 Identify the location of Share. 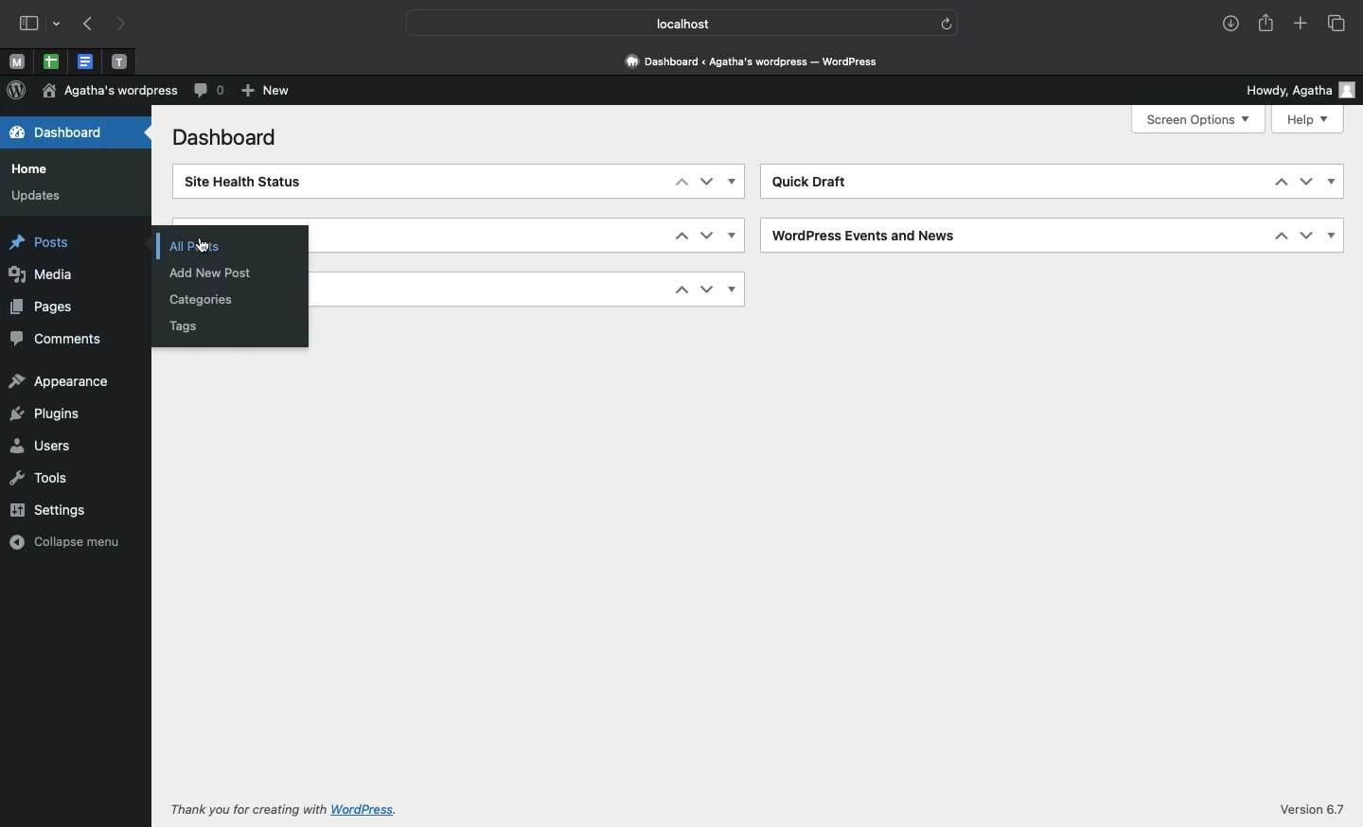
(1268, 25).